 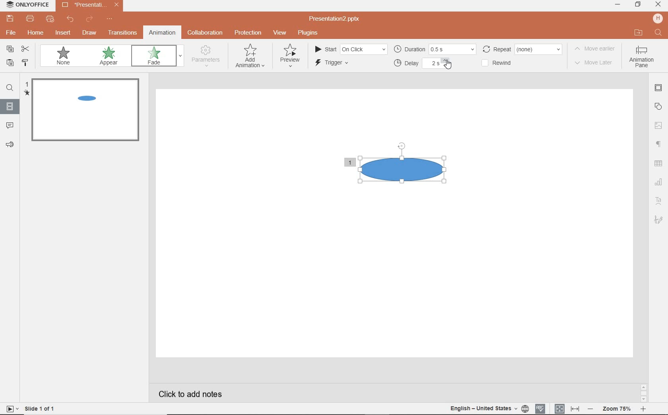 What do you see at coordinates (658, 107) in the screenshot?
I see `shape settings` at bounding box center [658, 107].